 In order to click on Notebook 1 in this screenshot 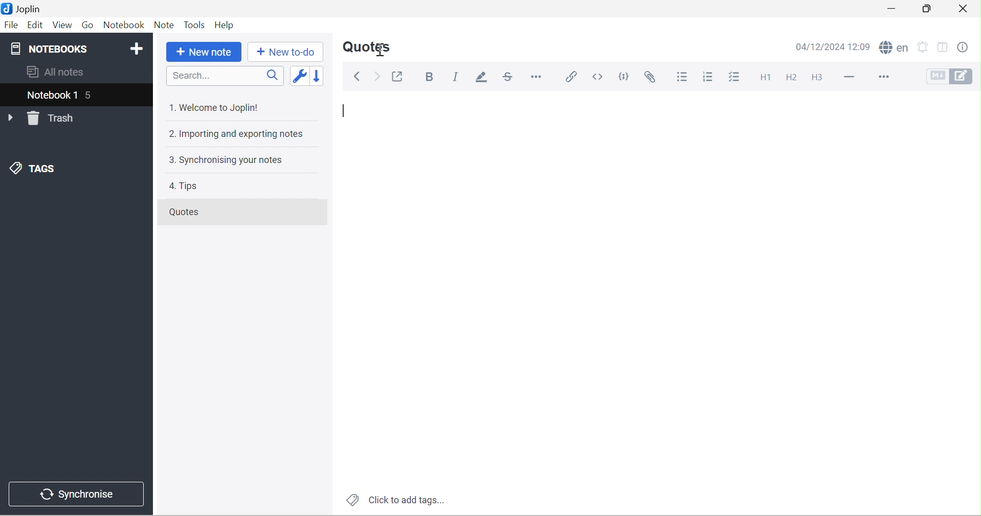, I will do `click(50, 95)`.